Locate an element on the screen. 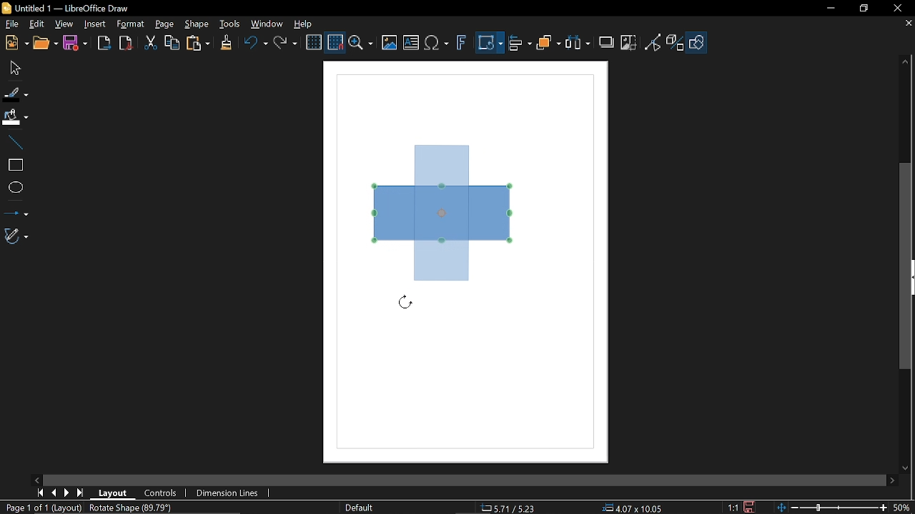  Rotate Shape (89.79 degrees) is located at coordinates (130, 508).